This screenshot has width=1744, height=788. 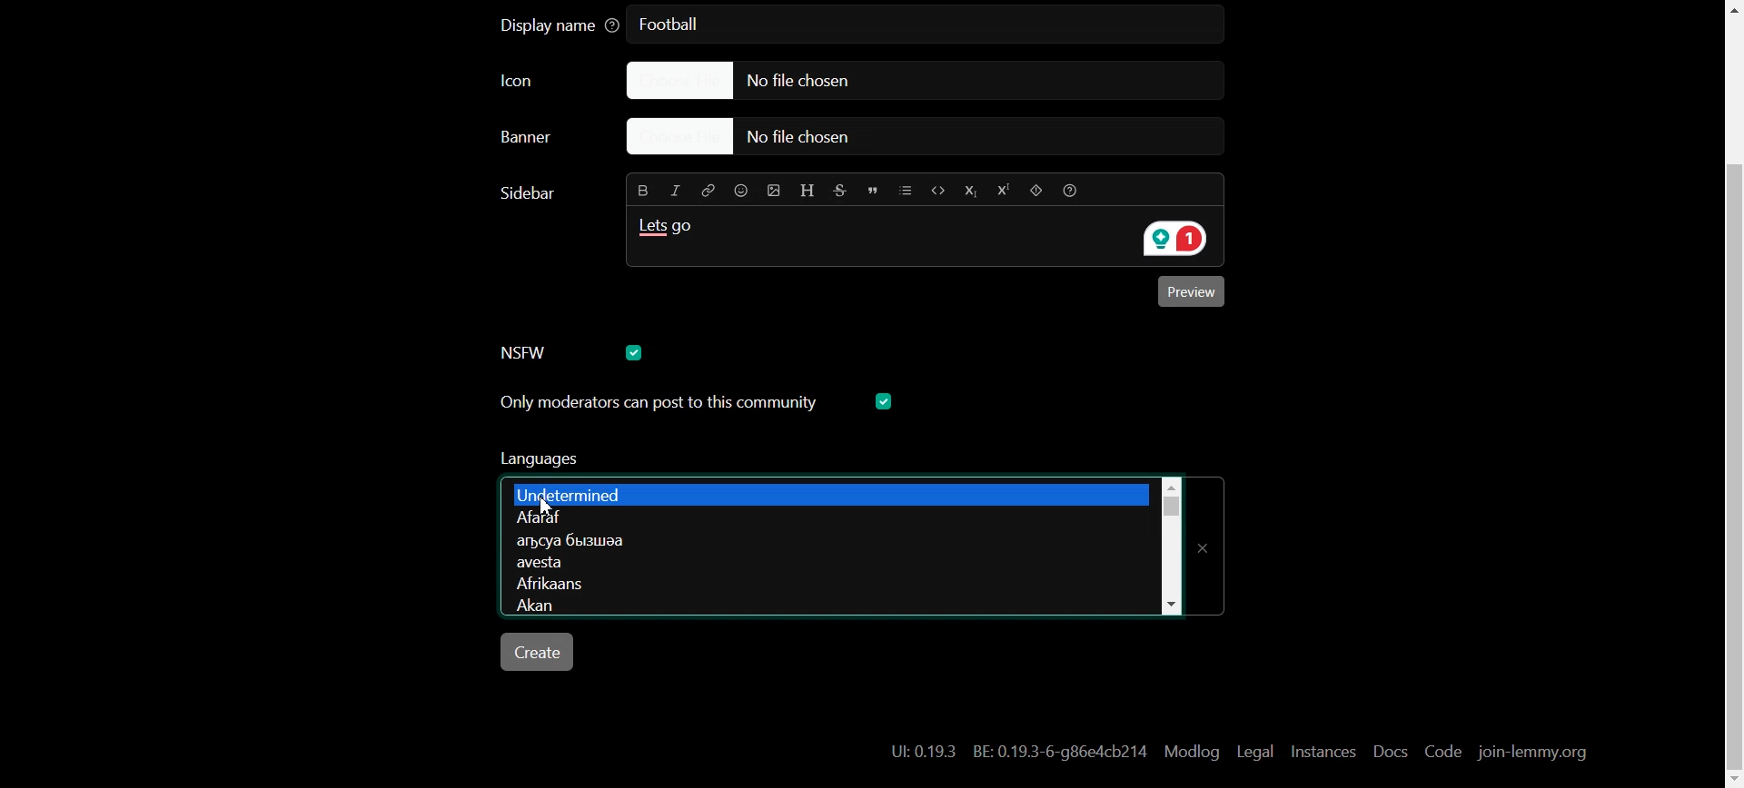 What do you see at coordinates (1170, 240) in the screenshot?
I see `grammarly` at bounding box center [1170, 240].